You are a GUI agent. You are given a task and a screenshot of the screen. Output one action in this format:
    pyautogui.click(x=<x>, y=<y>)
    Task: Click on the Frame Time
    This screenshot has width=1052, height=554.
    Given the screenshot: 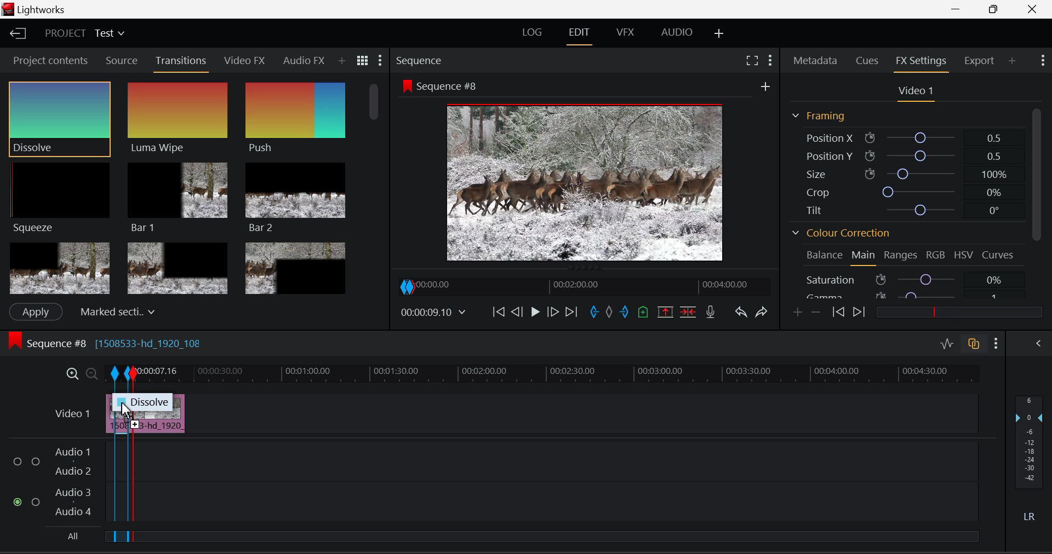 What is the action you would take?
    pyautogui.click(x=433, y=312)
    